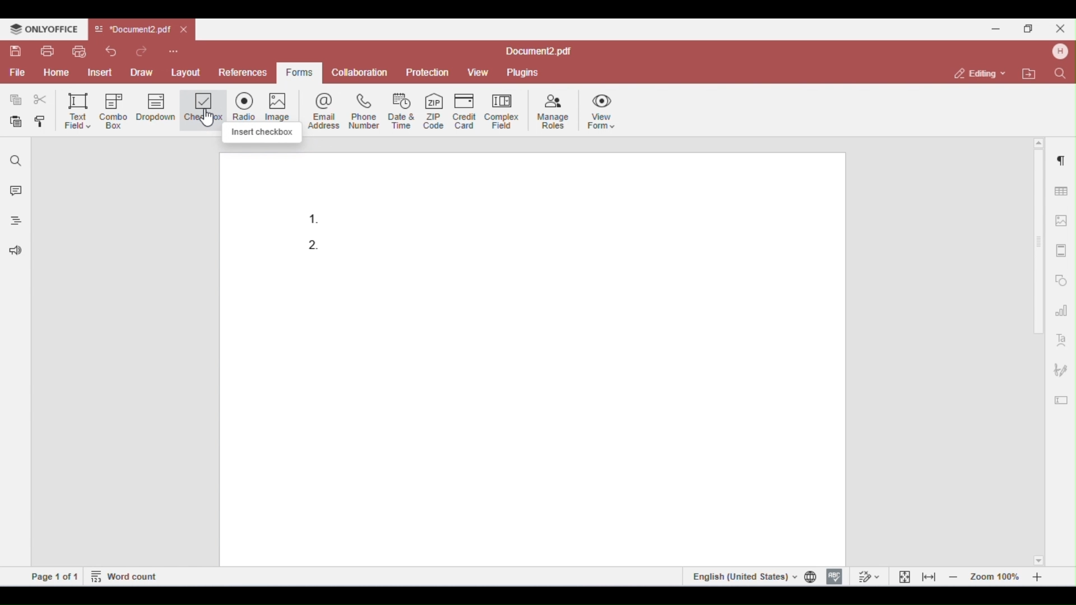  Describe the element at coordinates (47, 51) in the screenshot. I see `print` at that location.